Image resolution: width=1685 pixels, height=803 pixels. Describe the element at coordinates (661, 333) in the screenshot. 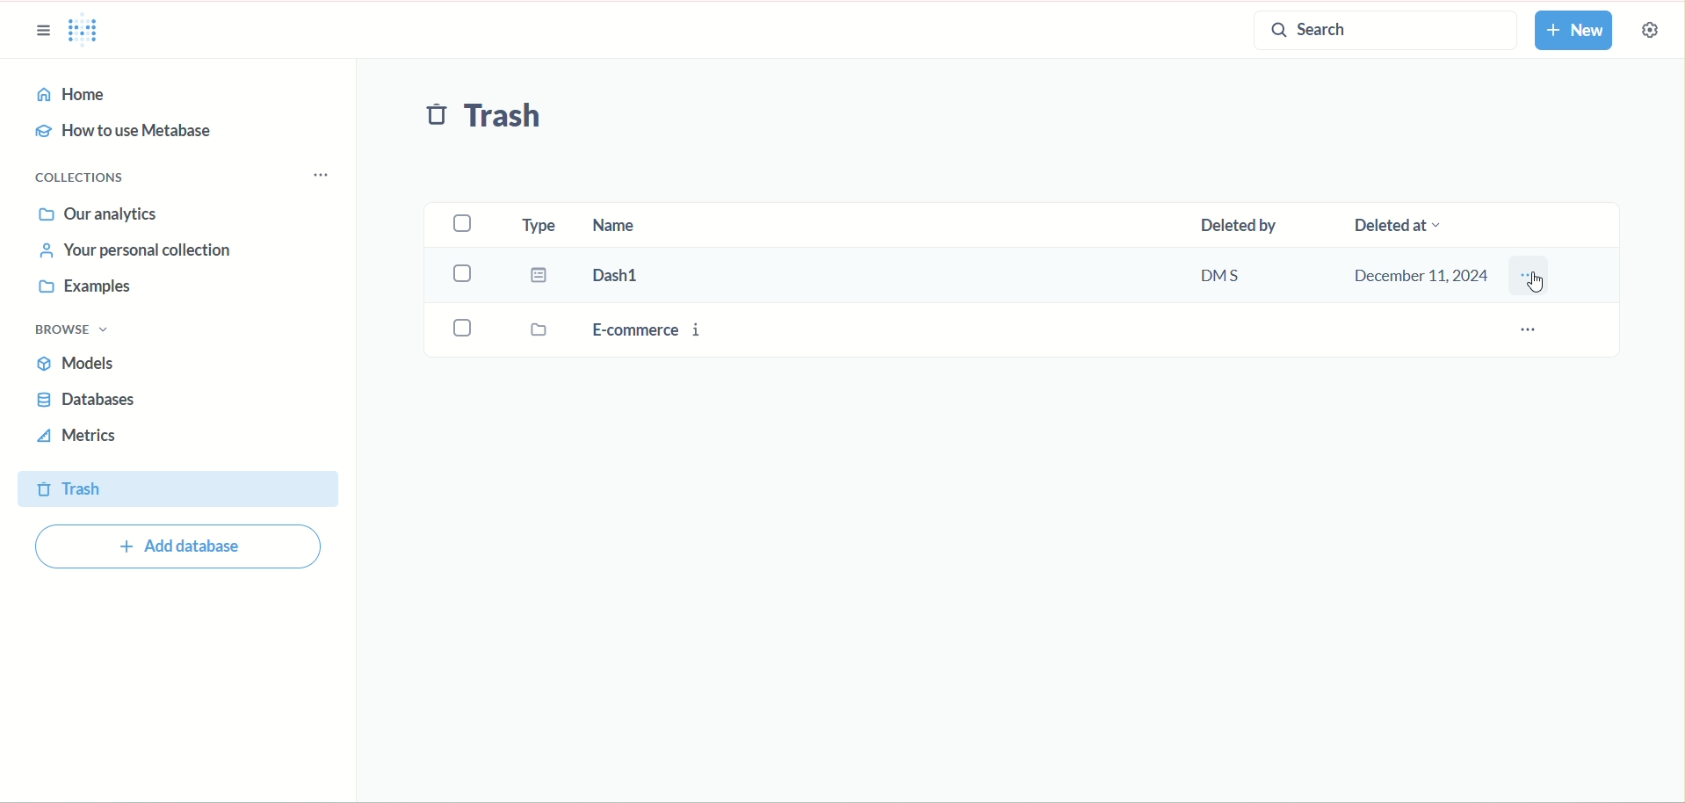

I see `E-commerce i` at that location.